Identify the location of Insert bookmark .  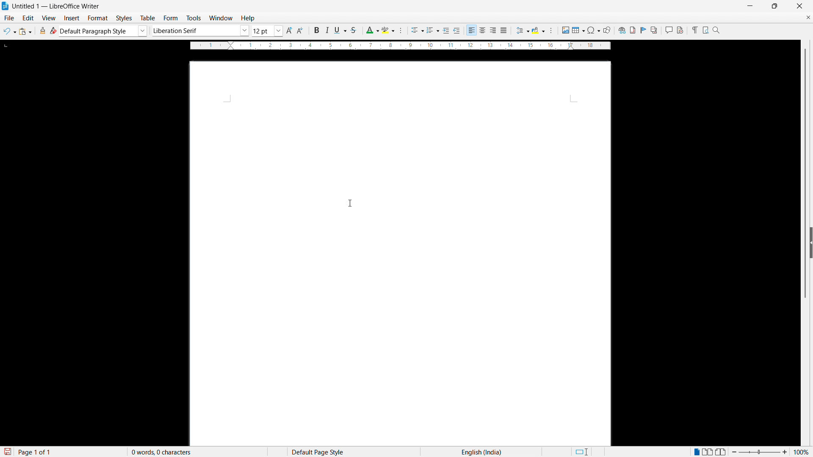
(644, 30).